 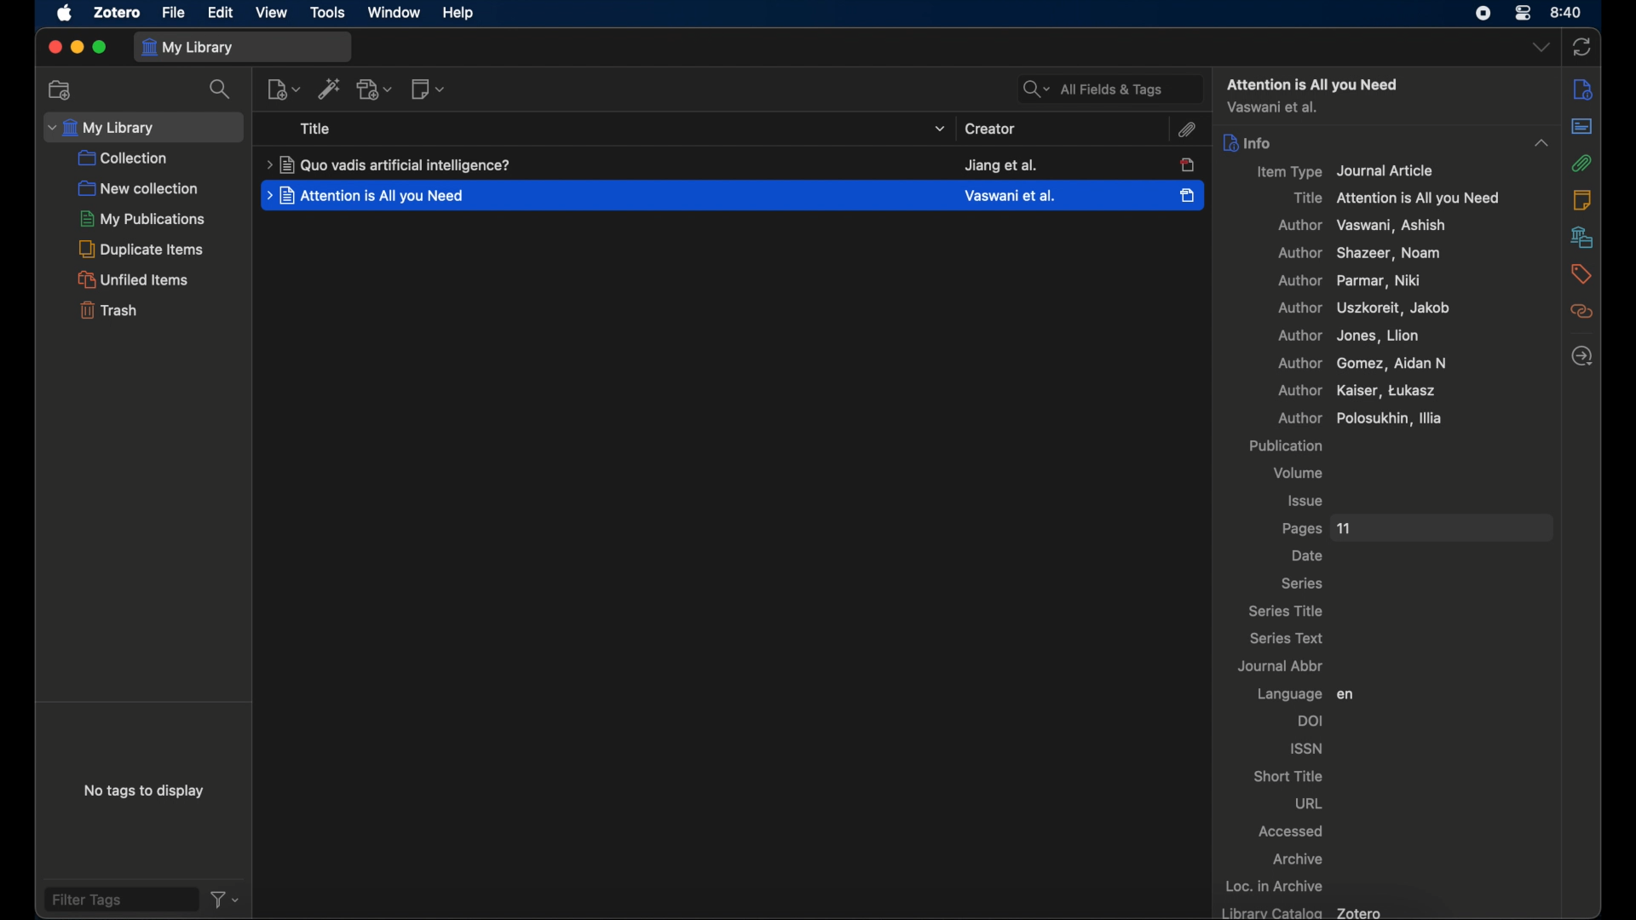 What do you see at coordinates (52, 48) in the screenshot?
I see `close` at bounding box center [52, 48].